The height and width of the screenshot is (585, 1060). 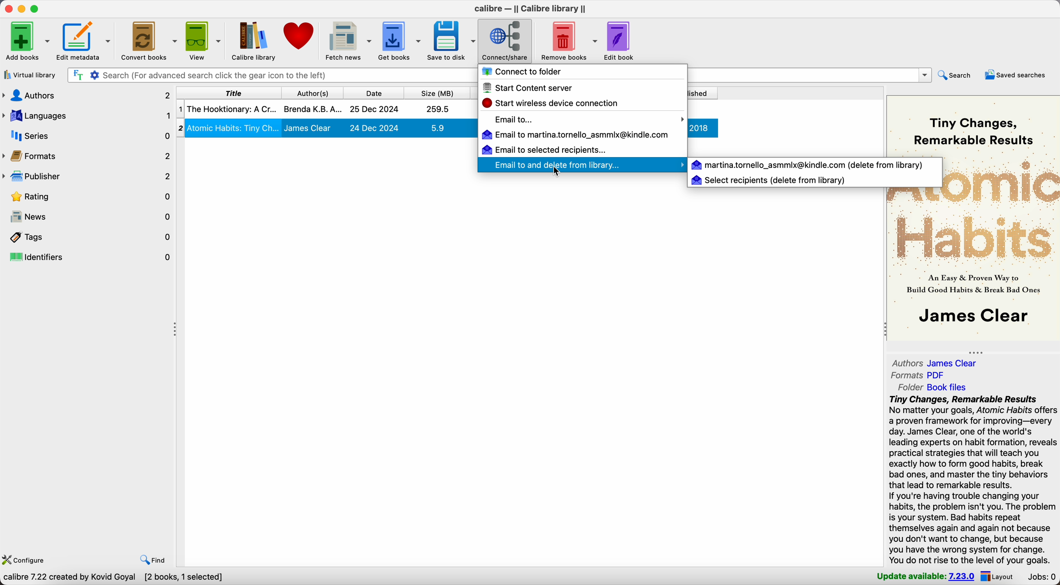 I want to click on click on email to and delete from library, so click(x=576, y=165).